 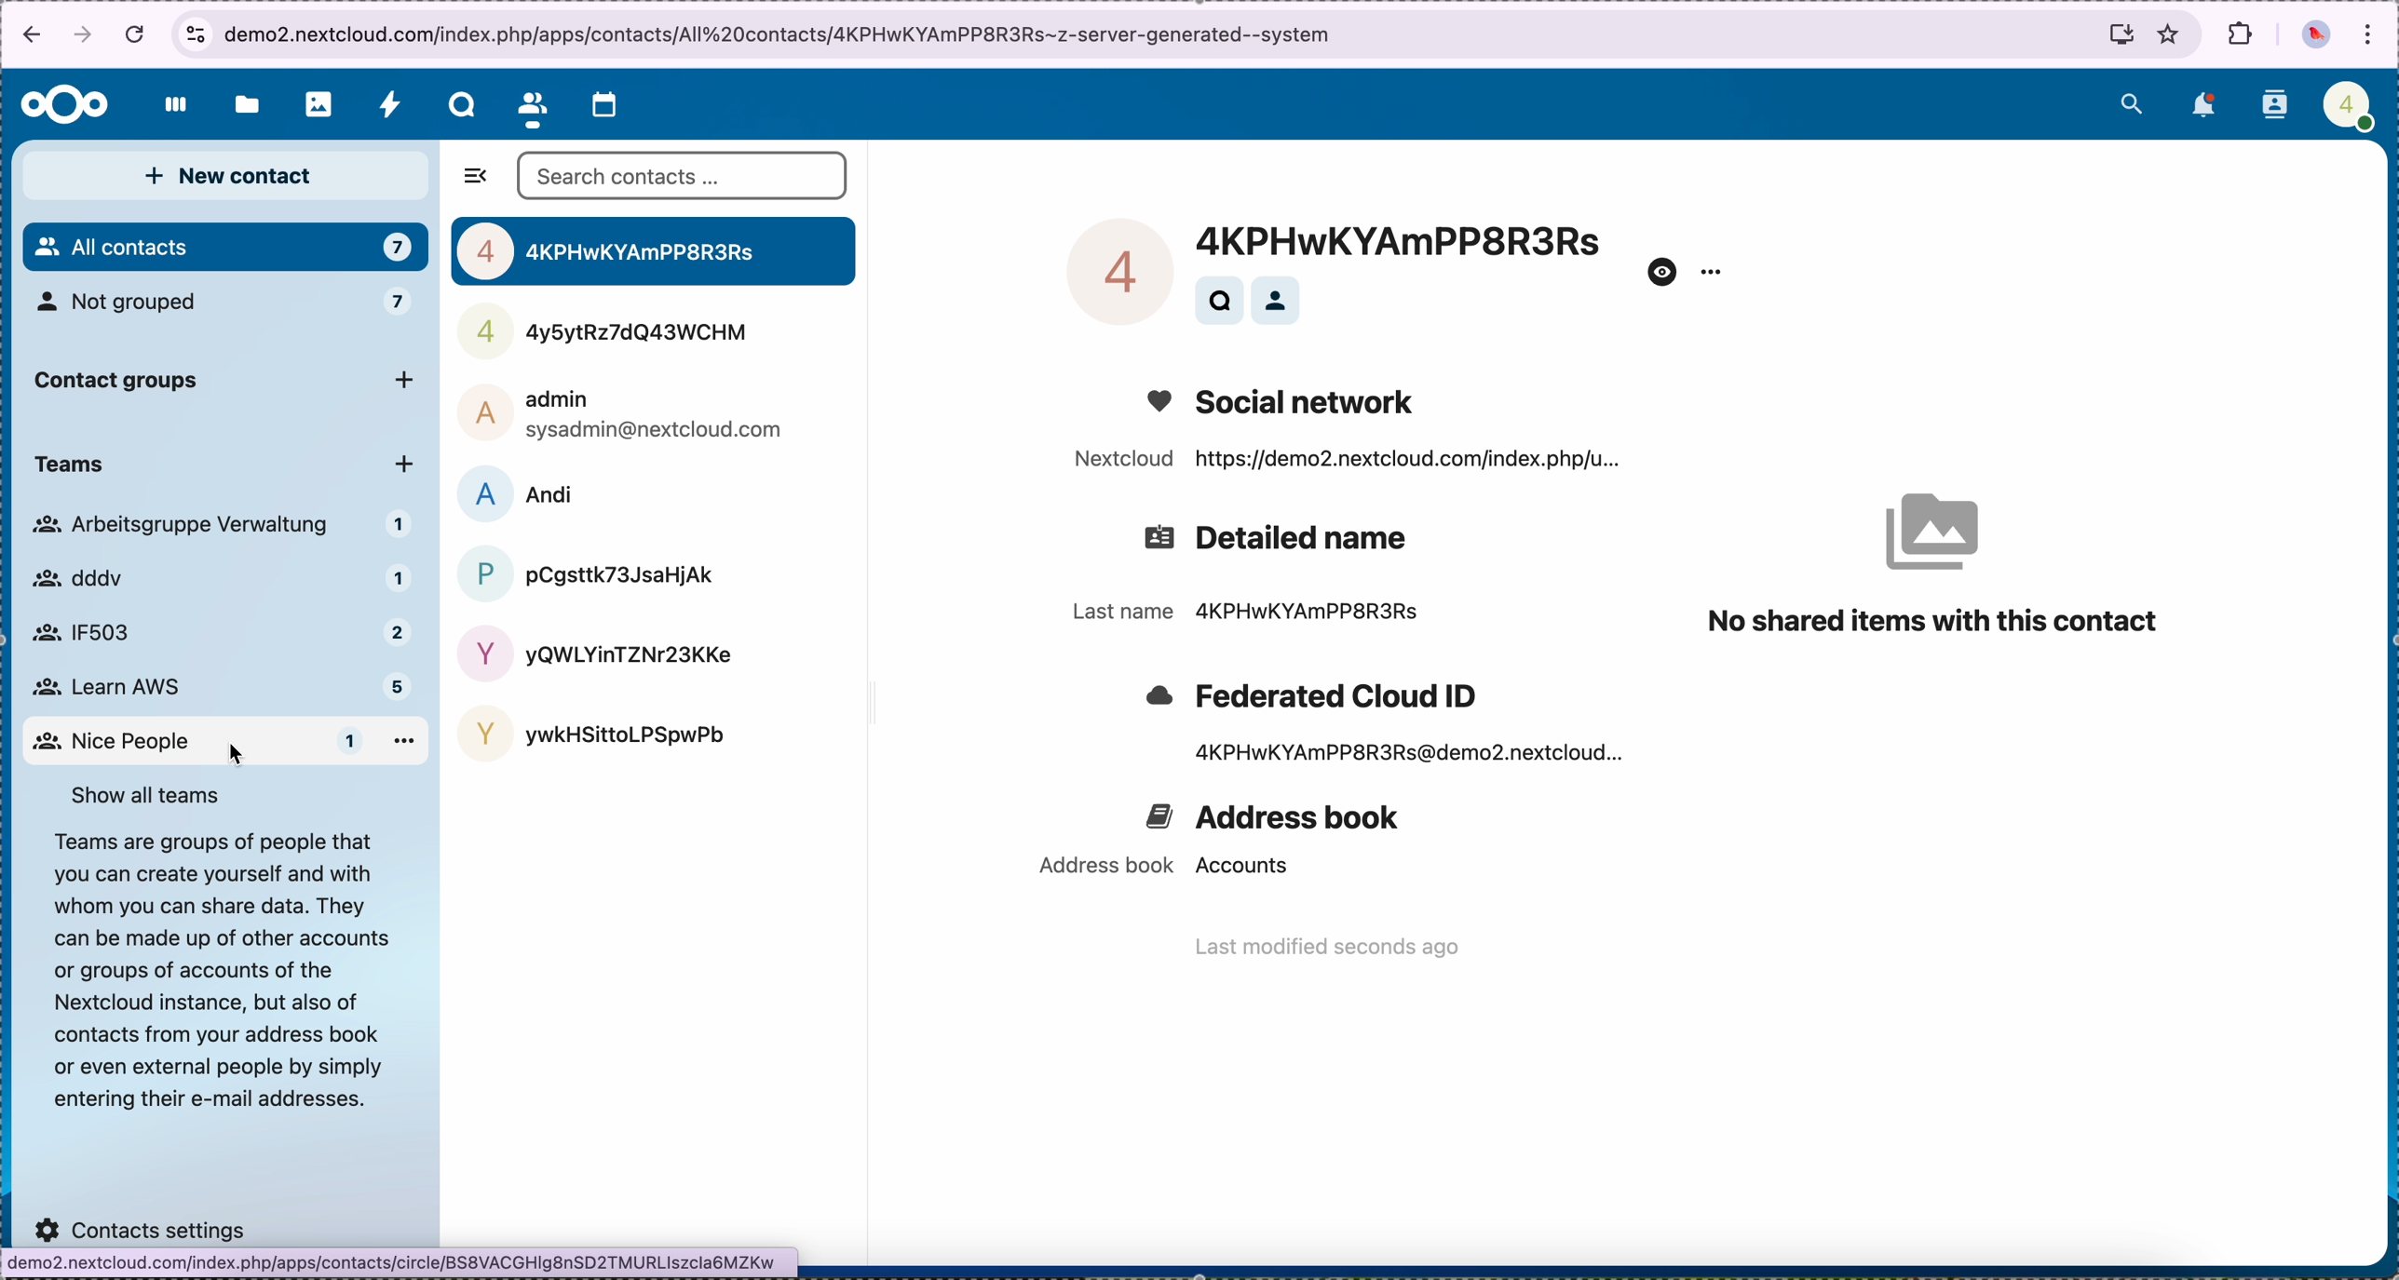 What do you see at coordinates (597, 651) in the screenshot?
I see `user` at bounding box center [597, 651].